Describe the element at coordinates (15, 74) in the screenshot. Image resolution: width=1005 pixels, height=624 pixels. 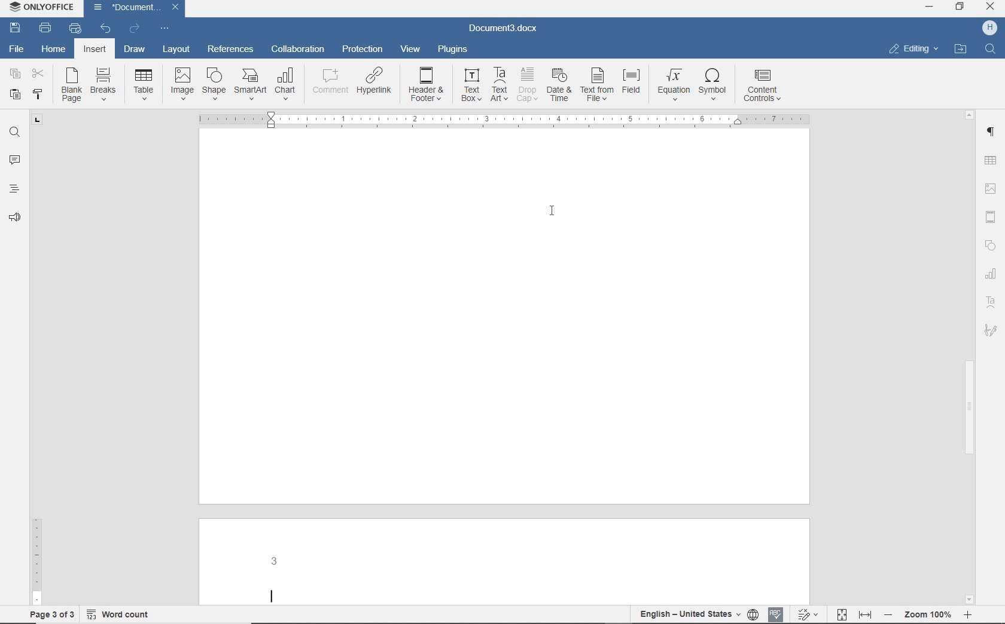
I see `COPY` at that location.